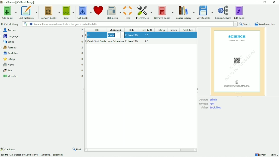 The image size is (279, 157). Describe the element at coordinates (42, 59) in the screenshot. I see `Rating` at that location.